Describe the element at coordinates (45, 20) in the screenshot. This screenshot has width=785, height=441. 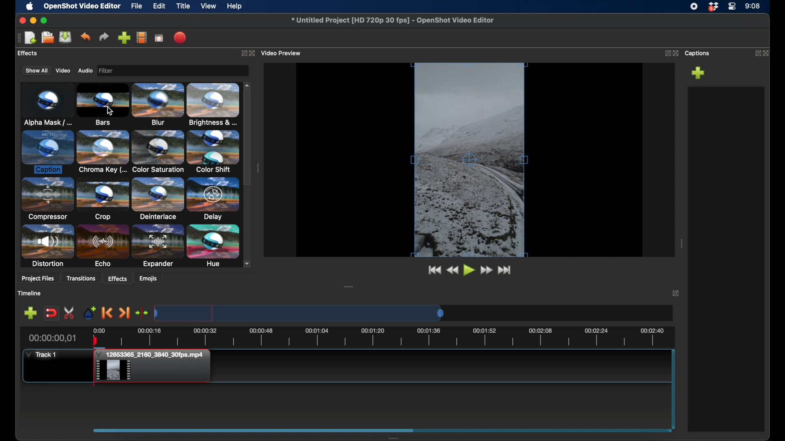
I see `maximize` at that location.